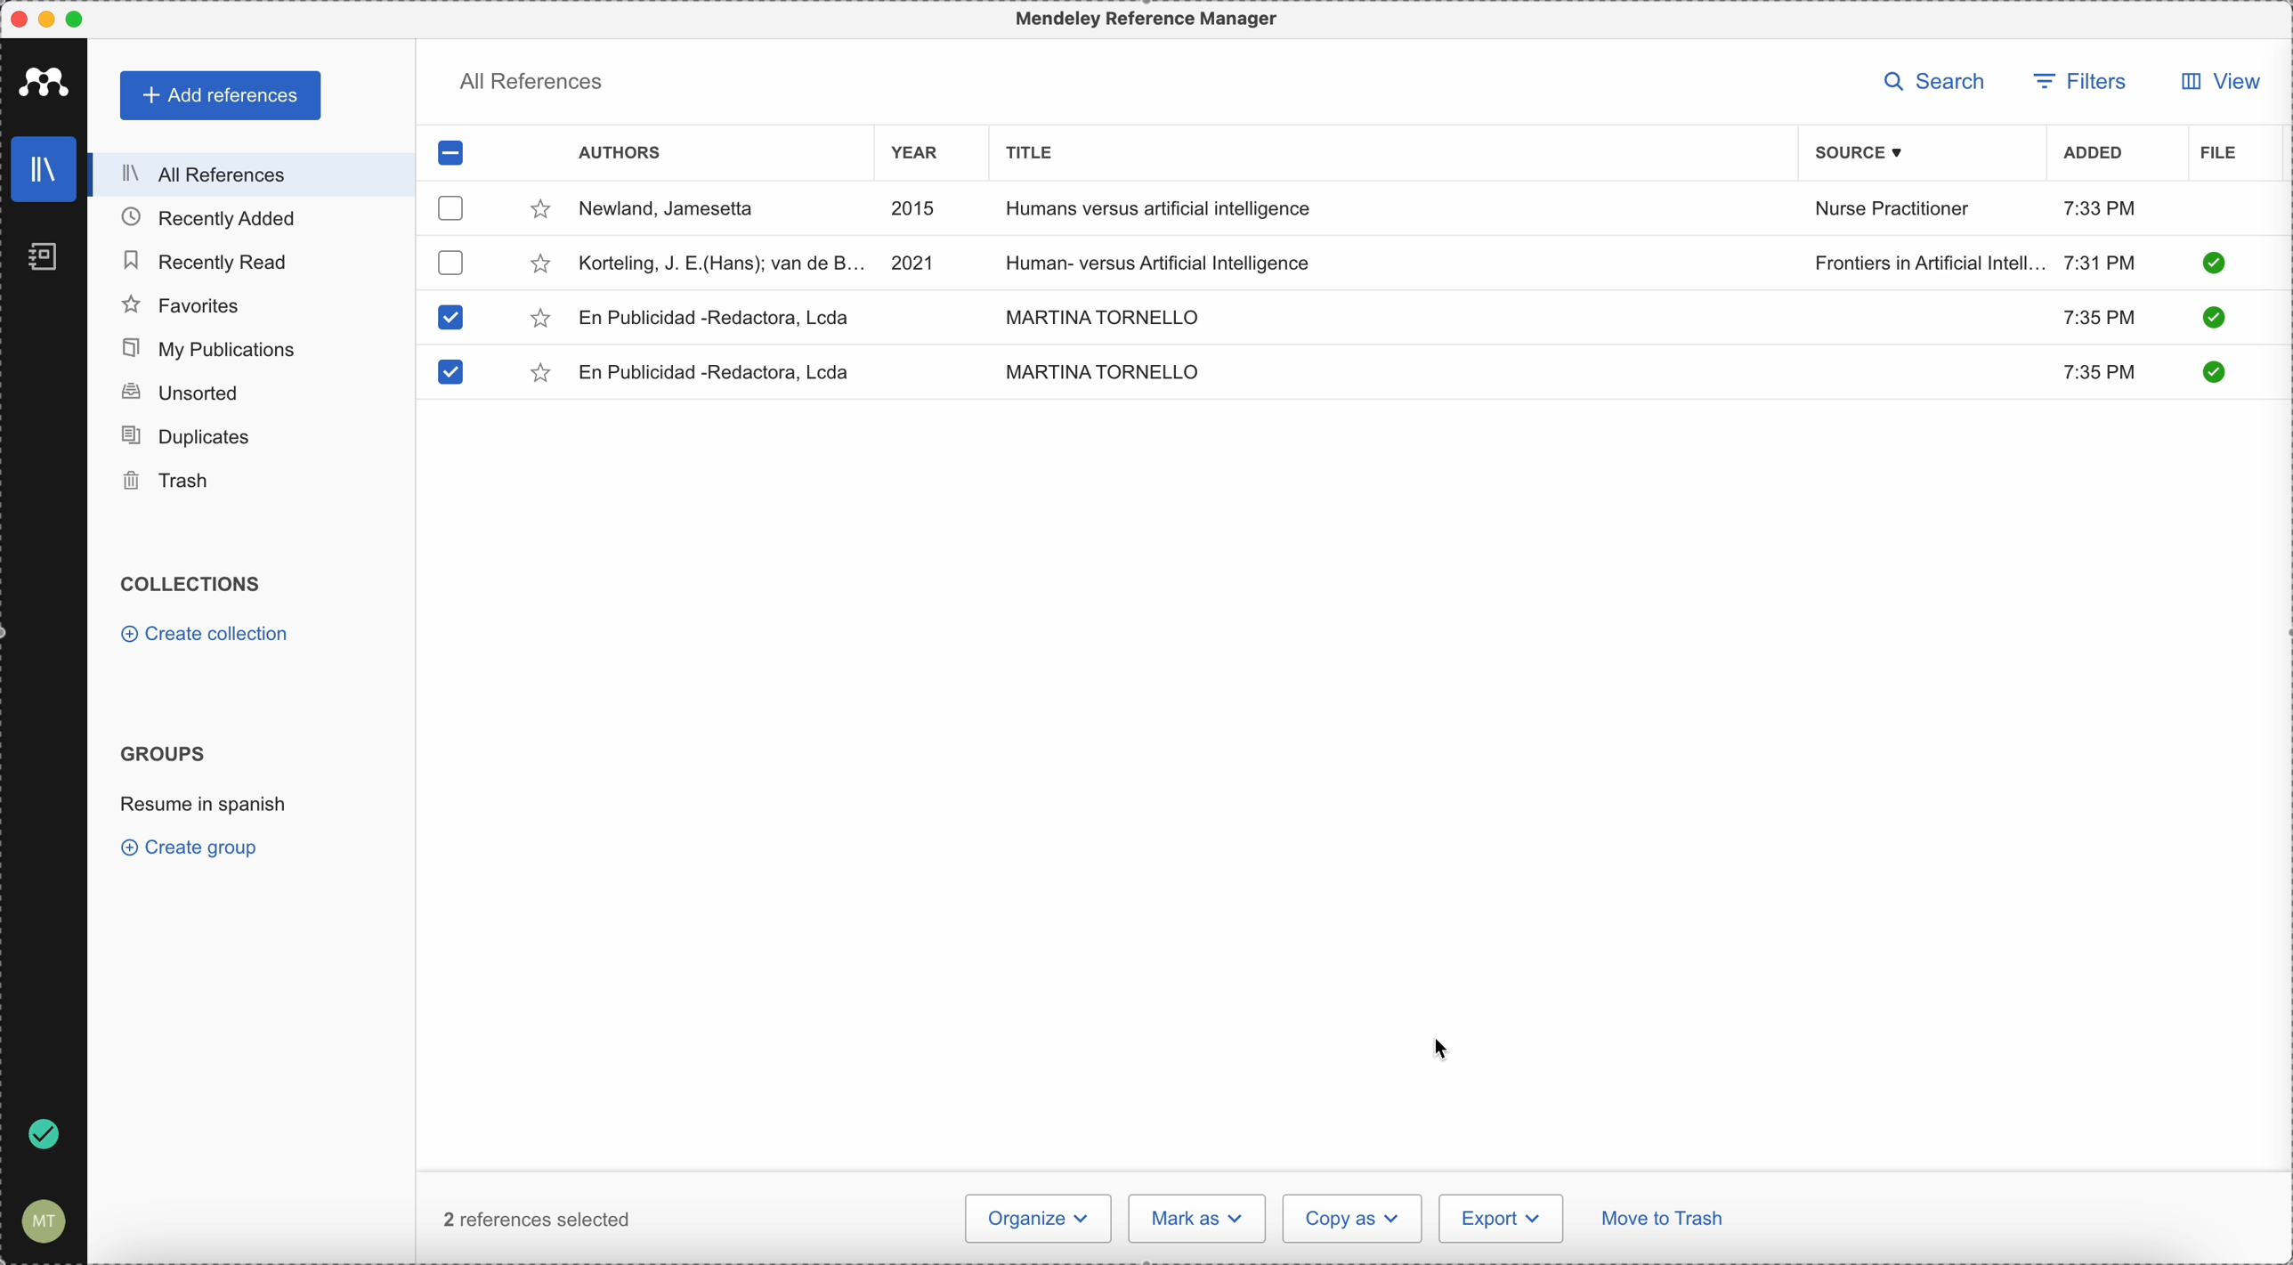 This screenshot has height=1265, width=2293. What do you see at coordinates (531, 85) in the screenshot?
I see `all references` at bounding box center [531, 85].